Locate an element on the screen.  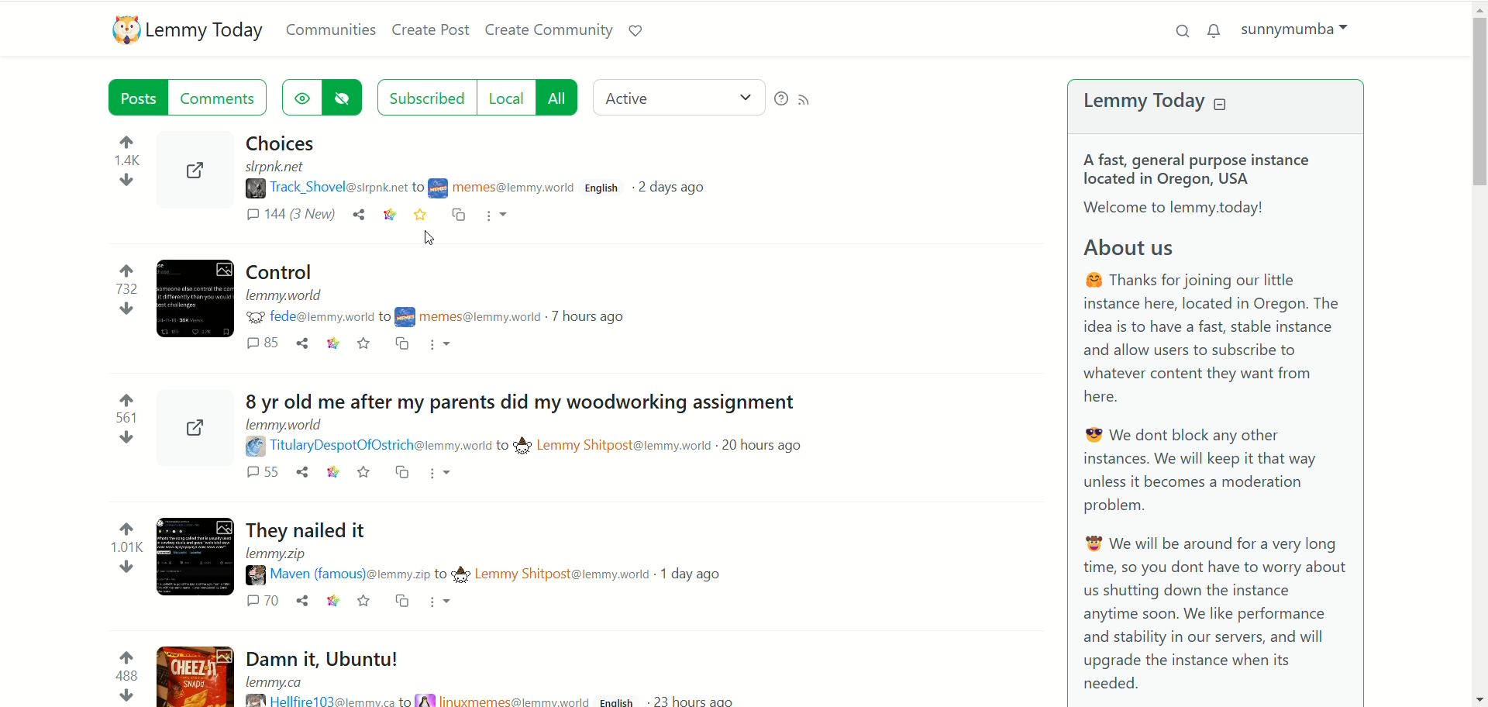
share post is located at coordinates (188, 427).